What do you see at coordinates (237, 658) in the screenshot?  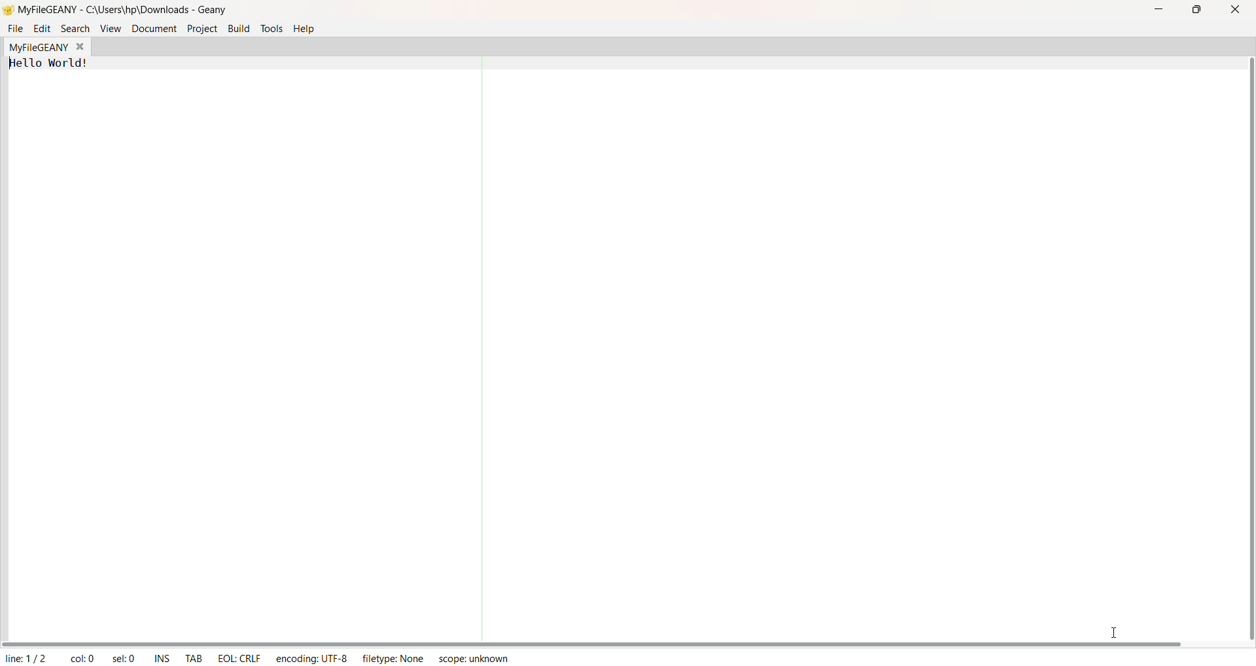 I see `EOL : CRLF` at bounding box center [237, 658].